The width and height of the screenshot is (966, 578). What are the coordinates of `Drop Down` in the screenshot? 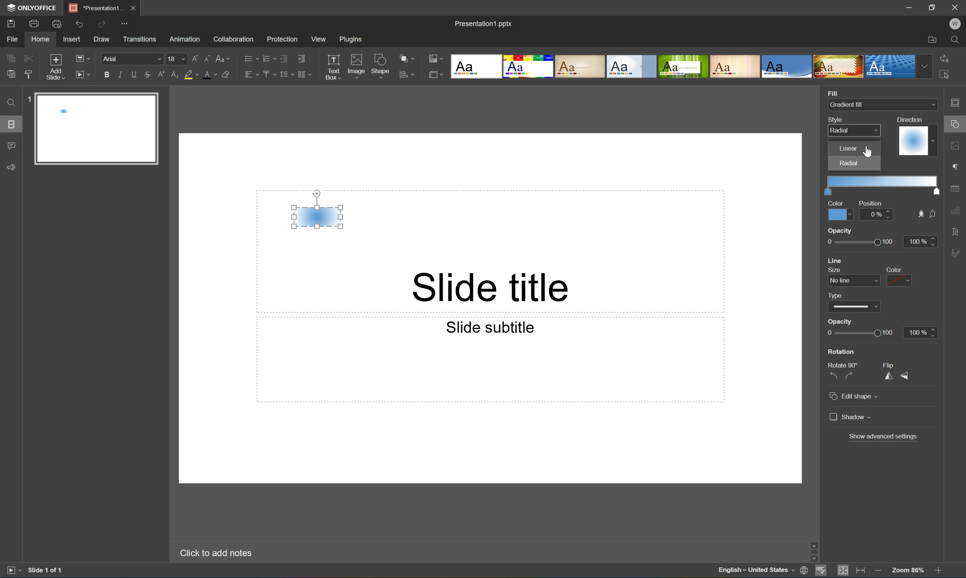 It's located at (925, 66).